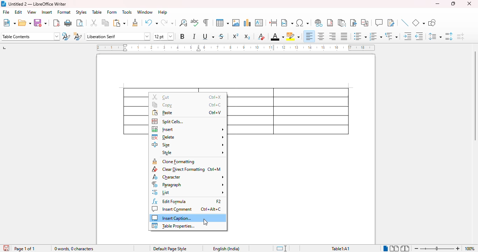 The image size is (478, 252). Describe the element at coordinates (47, 12) in the screenshot. I see `insert` at that location.